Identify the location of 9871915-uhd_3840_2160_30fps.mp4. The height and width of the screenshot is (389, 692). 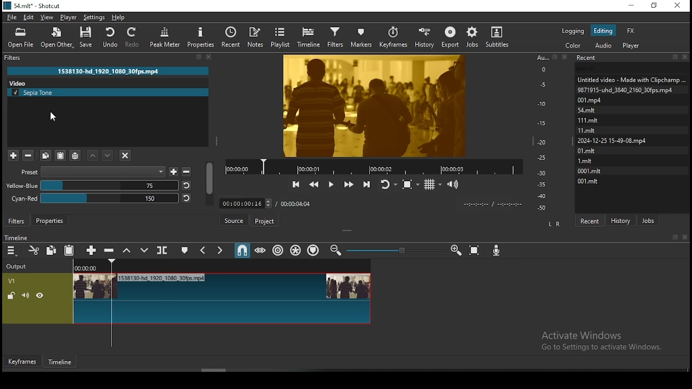
(626, 89).